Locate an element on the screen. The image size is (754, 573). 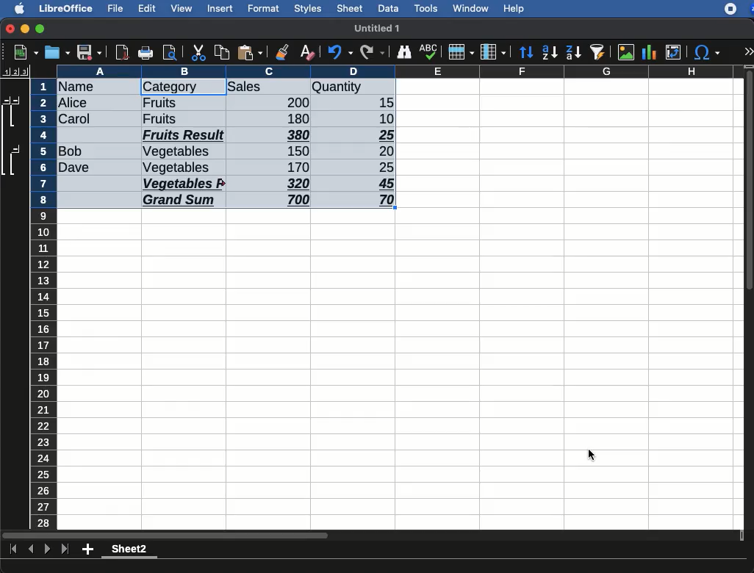
sales is located at coordinates (245, 87).